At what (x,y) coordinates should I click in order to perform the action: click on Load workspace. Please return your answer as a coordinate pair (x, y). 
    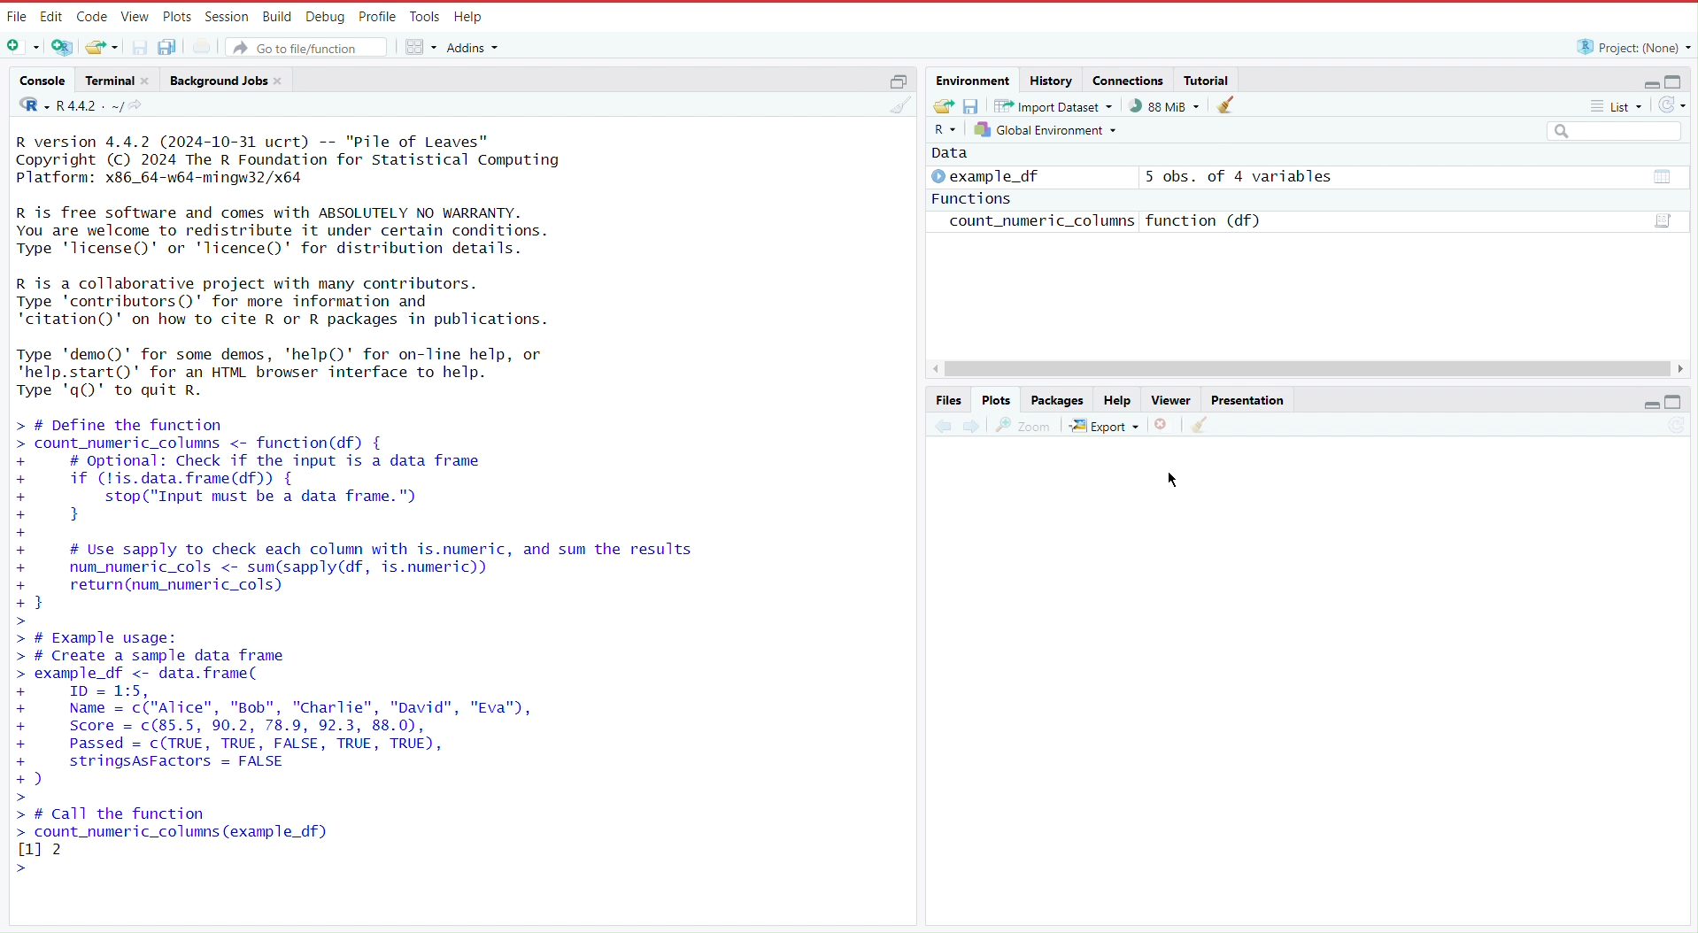
    Looking at the image, I should click on (943, 104).